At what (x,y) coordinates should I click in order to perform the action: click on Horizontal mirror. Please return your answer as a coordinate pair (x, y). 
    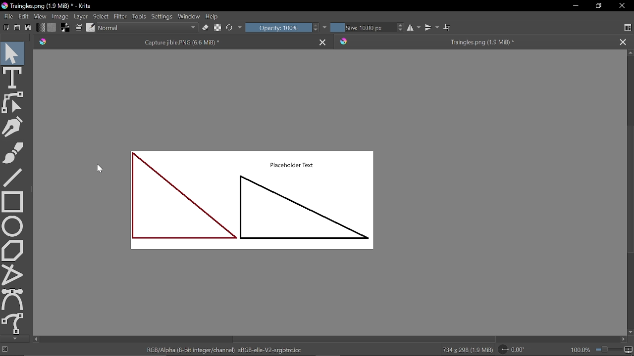
    Looking at the image, I should click on (414, 28).